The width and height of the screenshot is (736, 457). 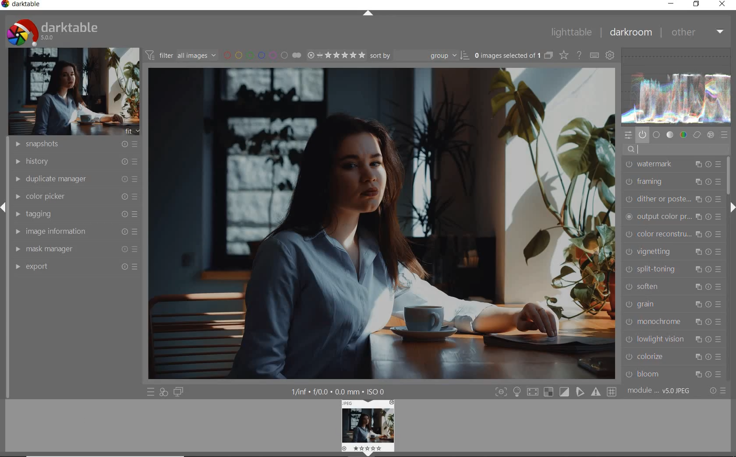 What do you see at coordinates (679, 87) in the screenshot?
I see `waveform` at bounding box center [679, 87].